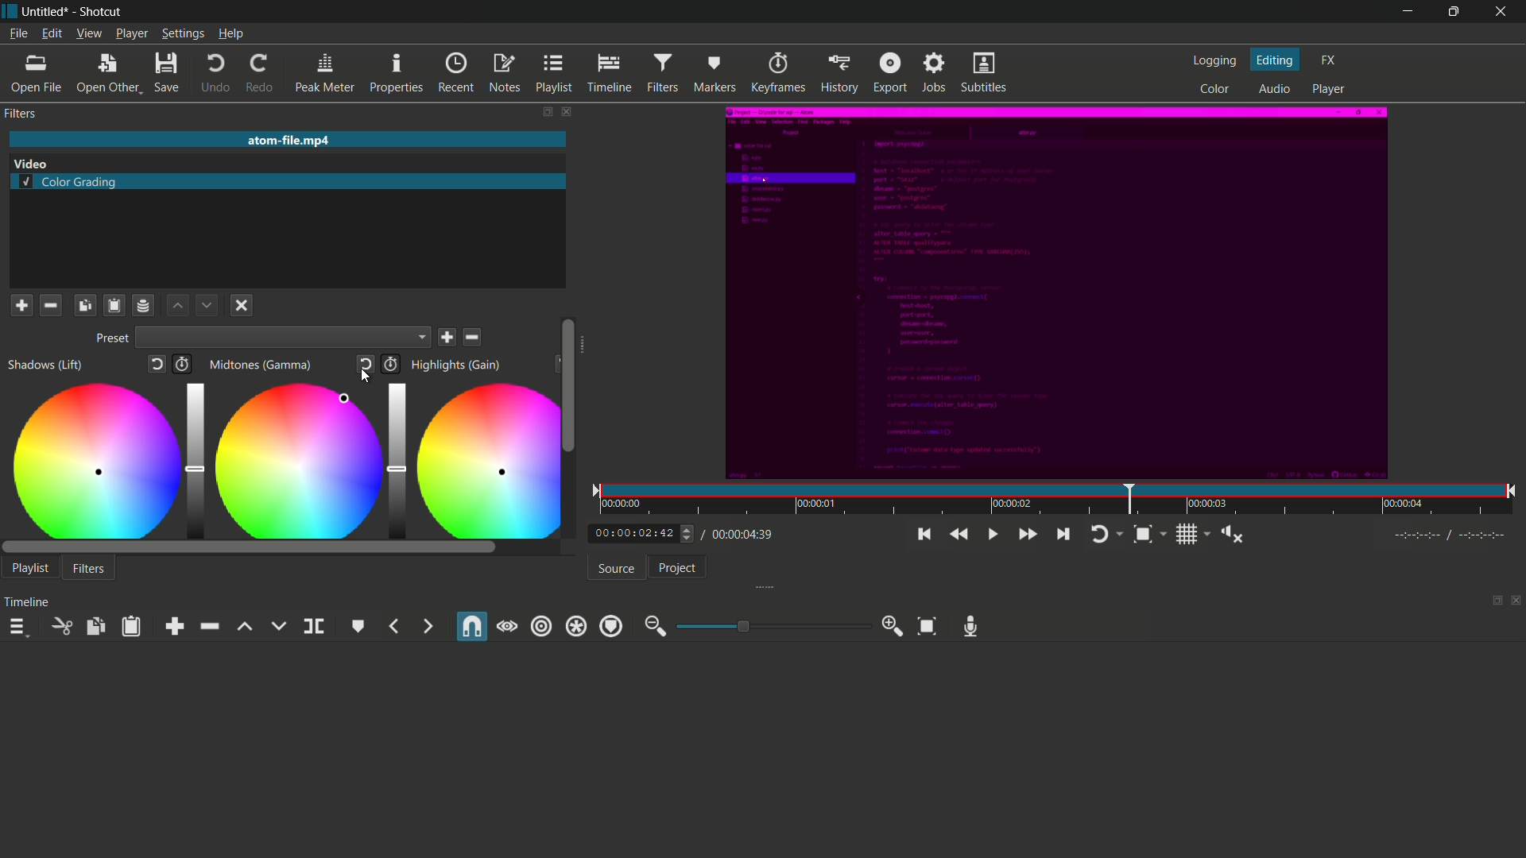  What do you see at coordinates (94, 459) in the screenshot?
I see `adjustment circle` at bounding box center [94, 459].